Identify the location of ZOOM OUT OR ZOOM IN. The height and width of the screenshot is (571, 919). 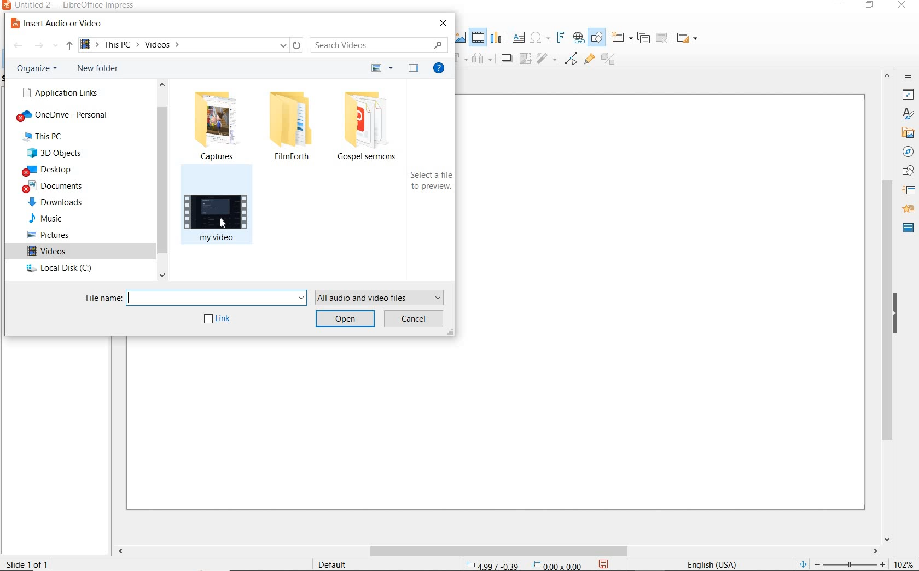
(841, 563).